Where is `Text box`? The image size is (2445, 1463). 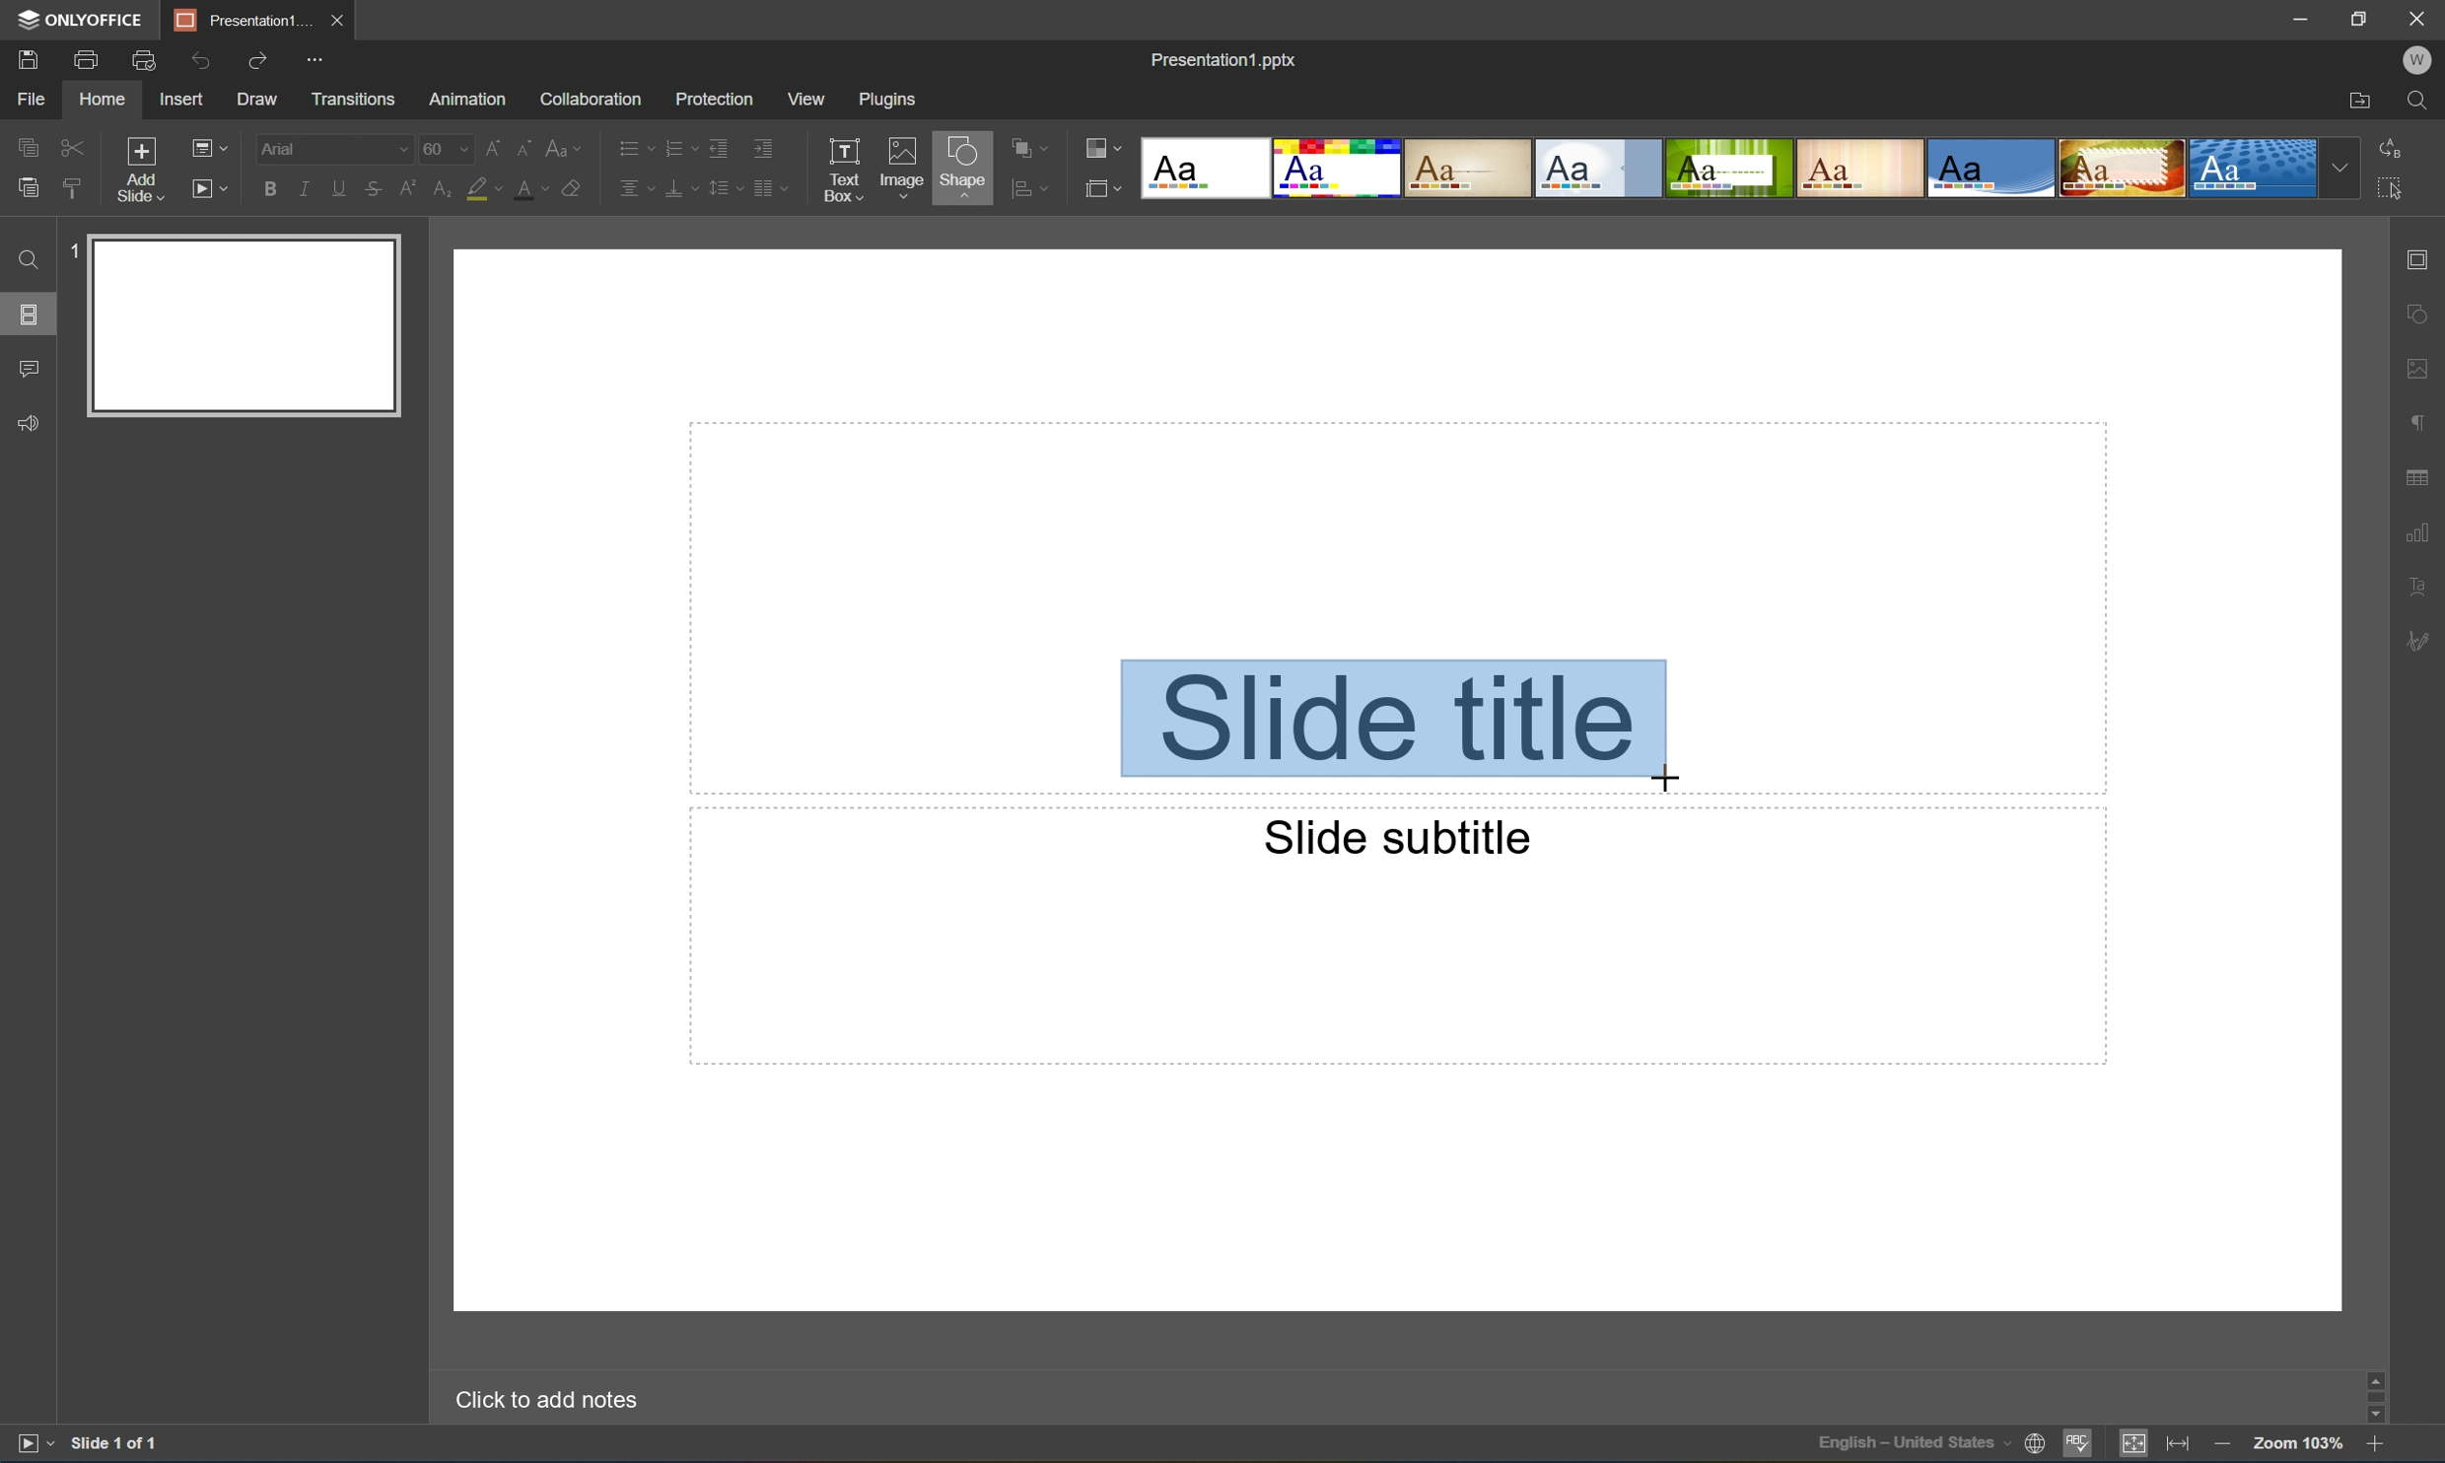
Text box is located at coordinates (845, 170).